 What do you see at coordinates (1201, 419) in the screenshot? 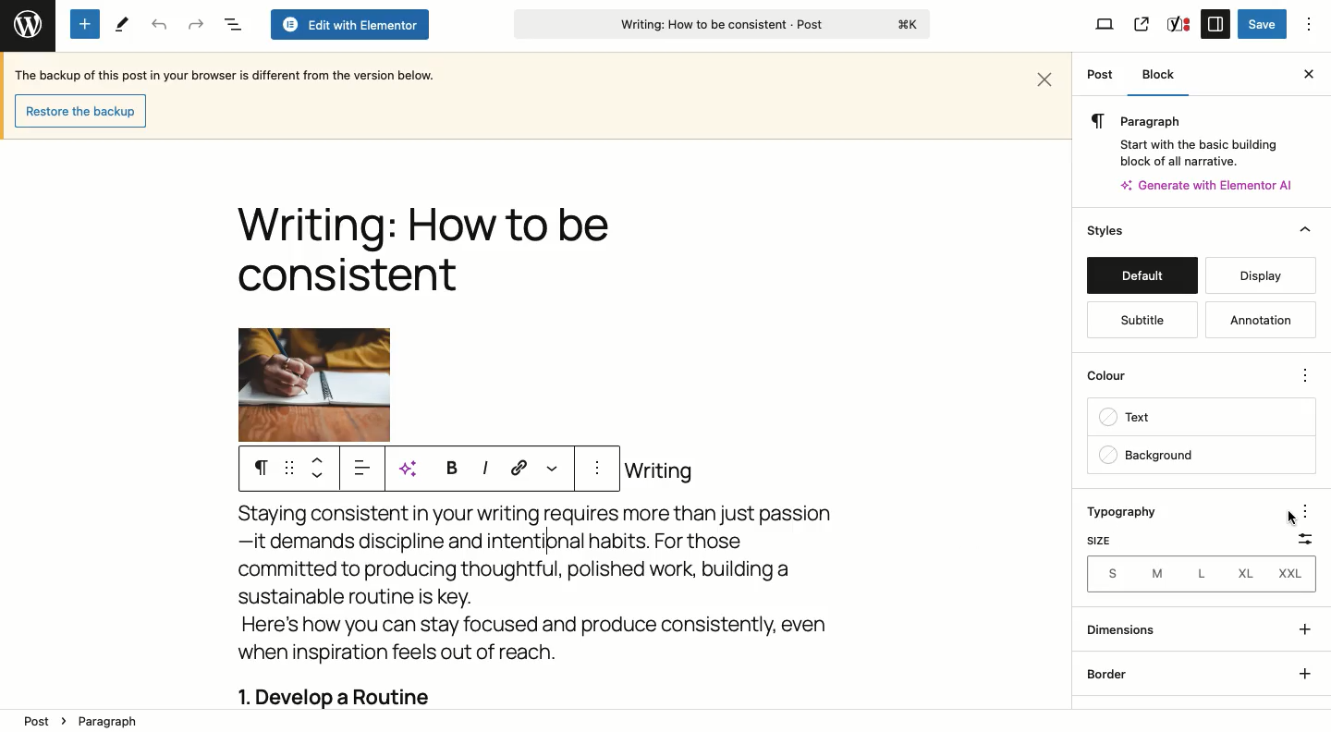
I see `Text` at bounding box center [1201, 419].